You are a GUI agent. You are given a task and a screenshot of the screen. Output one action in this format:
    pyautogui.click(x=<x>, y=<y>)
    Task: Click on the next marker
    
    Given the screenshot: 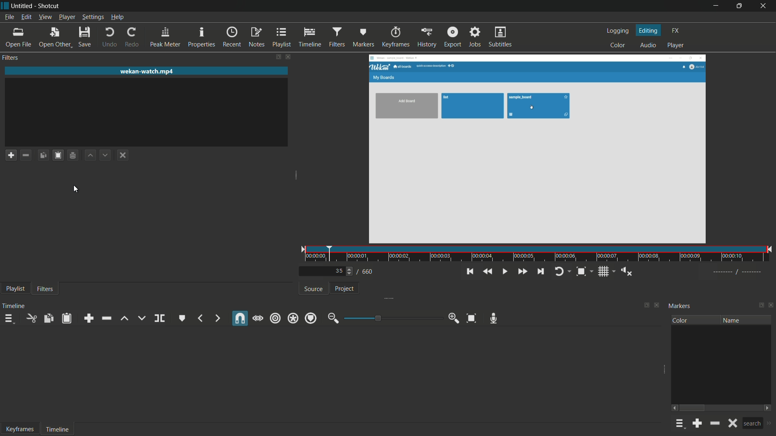 What is the action you would take?
    pyautogui.click(x=218, y=318)
    